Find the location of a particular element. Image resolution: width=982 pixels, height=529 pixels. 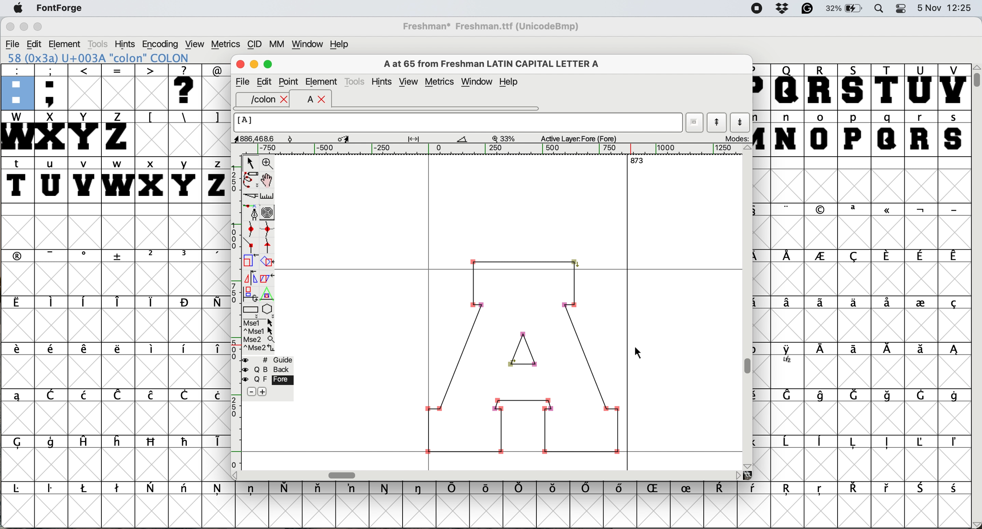

symbol is located at coordinates (888, 303).